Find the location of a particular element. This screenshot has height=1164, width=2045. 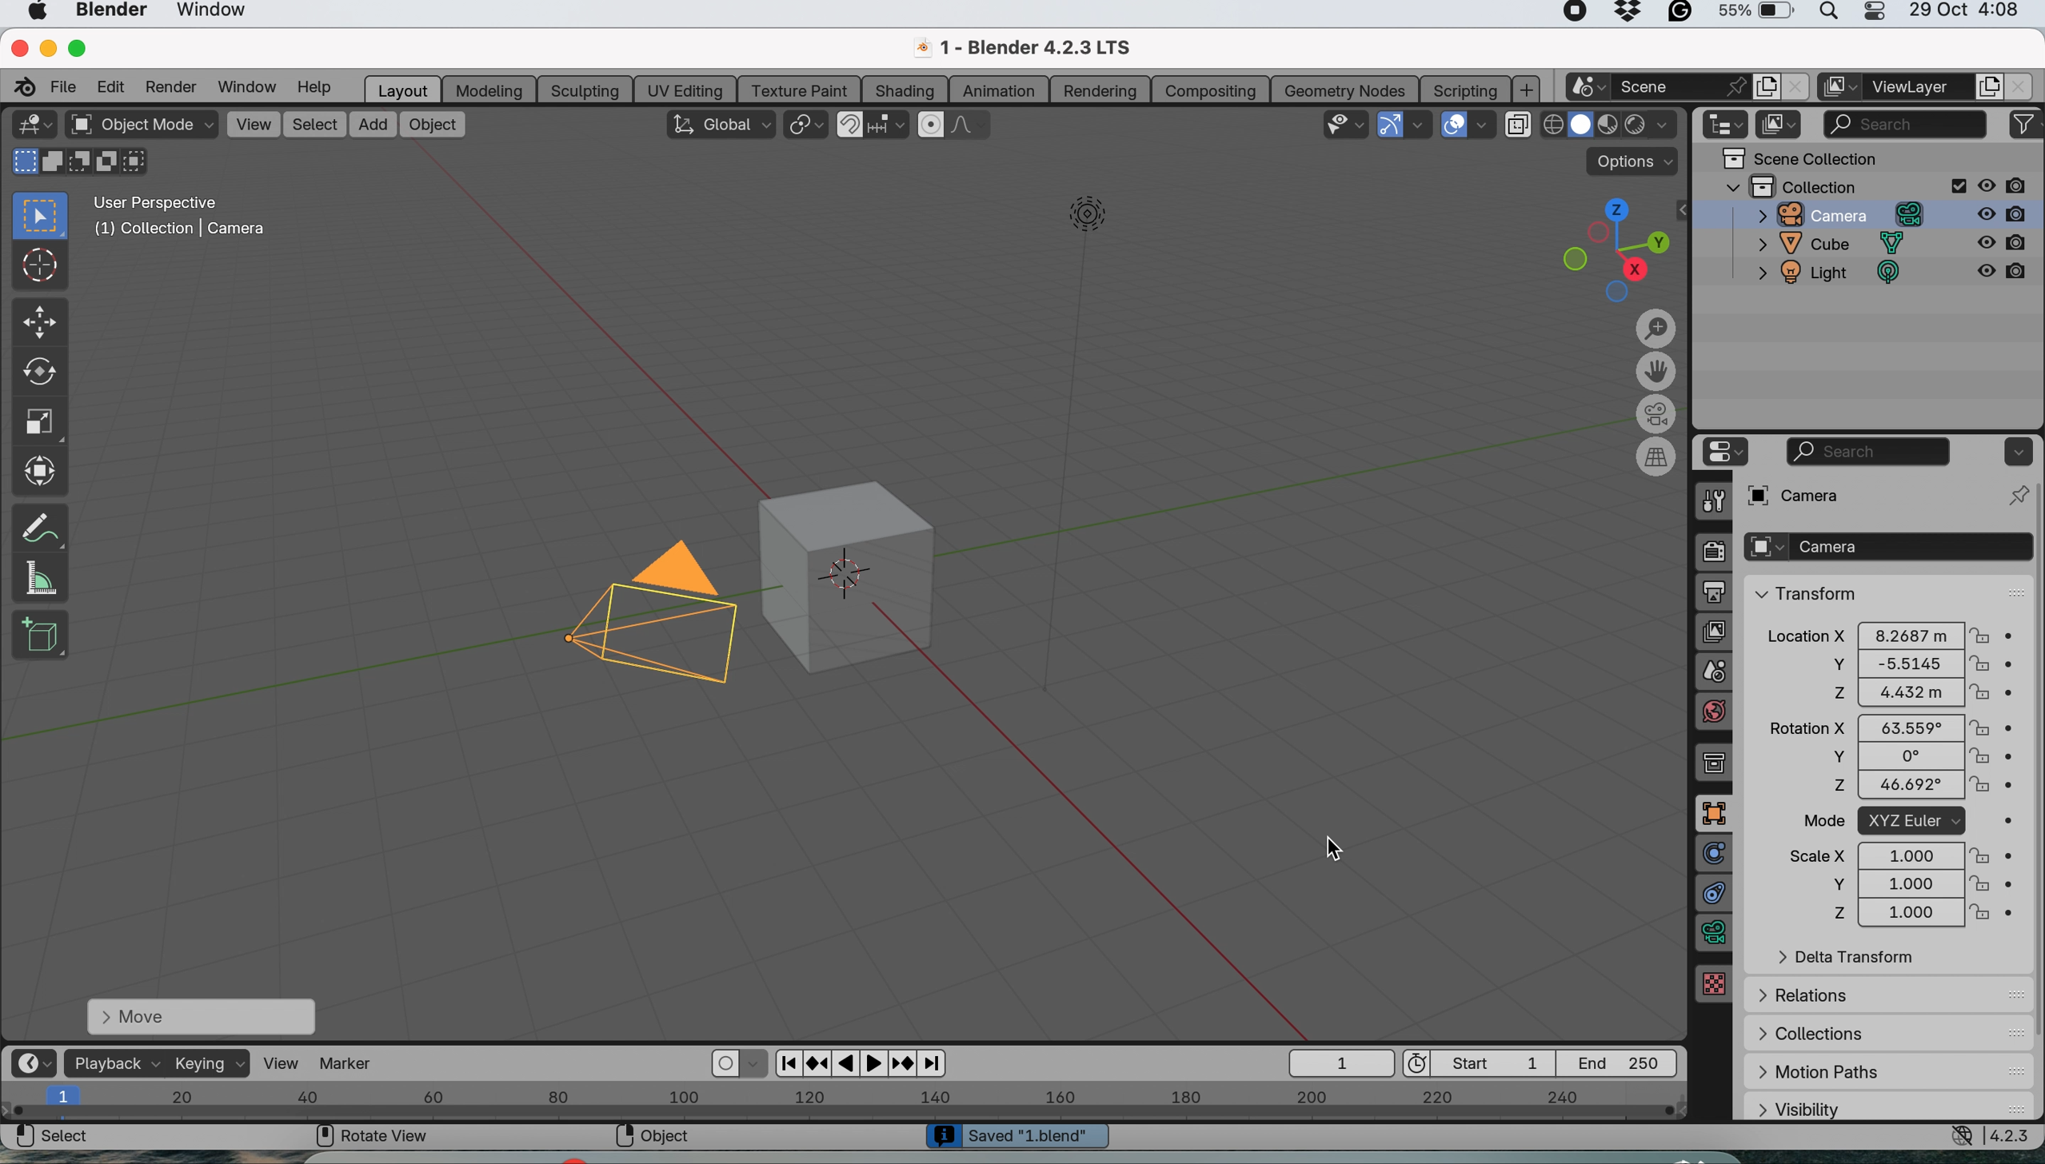

render is located at coordinates (176, 86).